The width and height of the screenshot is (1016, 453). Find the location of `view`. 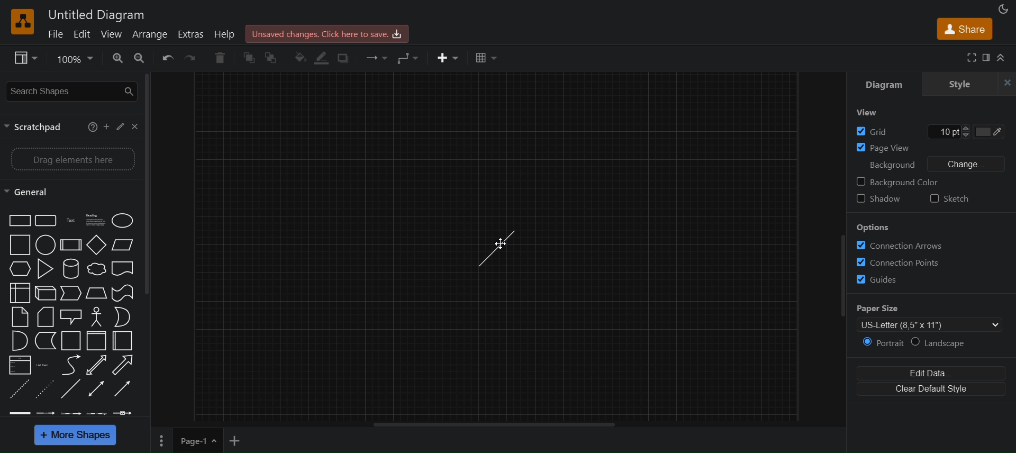

view is located at coordinates (872, 114).